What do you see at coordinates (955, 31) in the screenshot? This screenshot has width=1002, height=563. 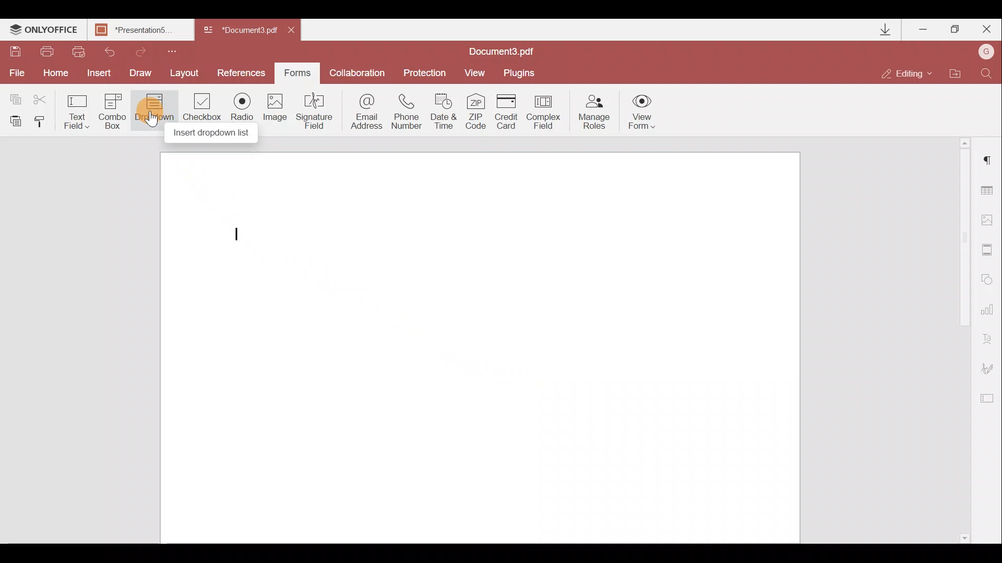 I see `Maximize` at bounding box center [955, 31].